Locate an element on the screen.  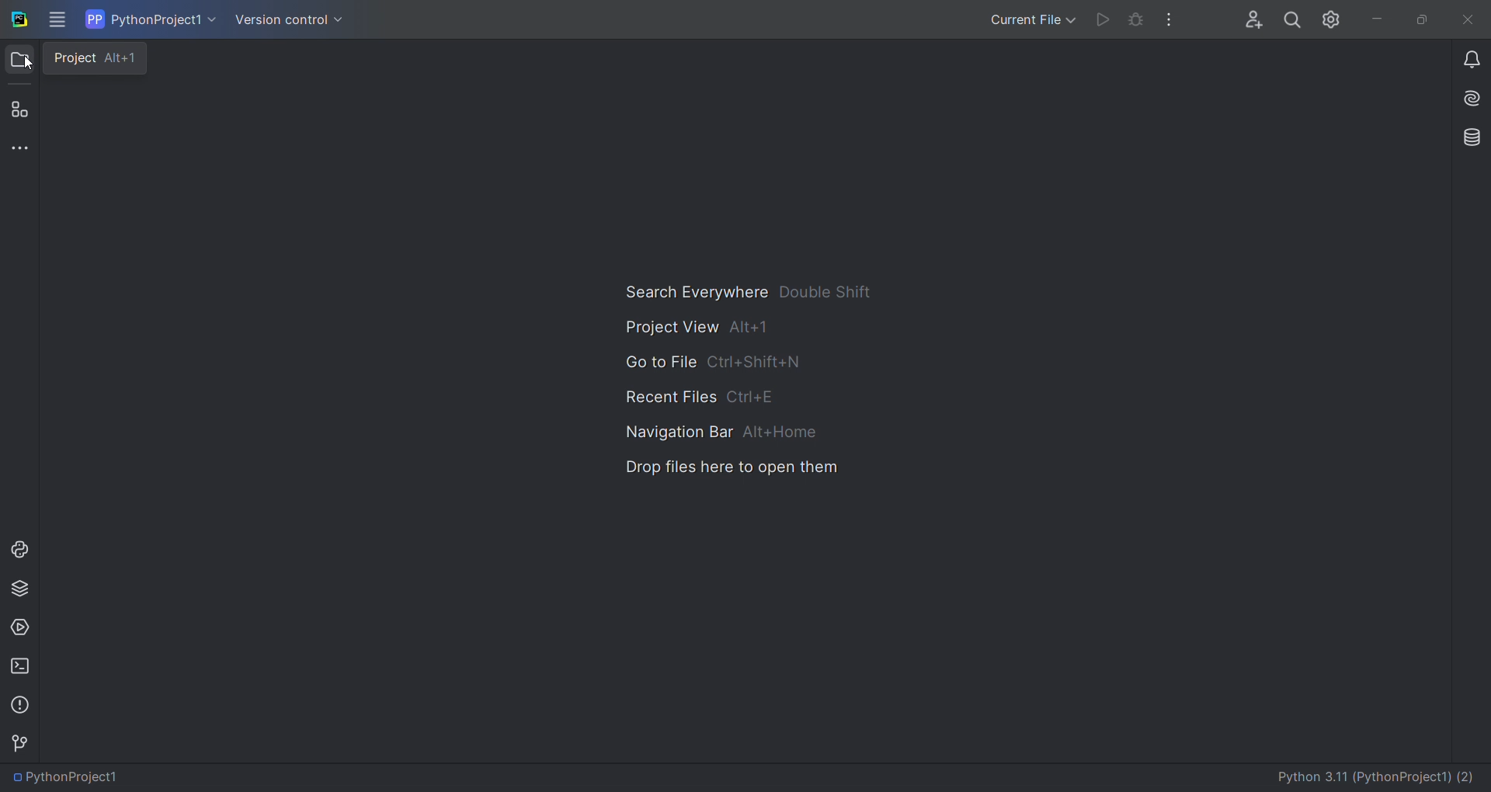
run/debug options is located at coordinates (1024, 19).